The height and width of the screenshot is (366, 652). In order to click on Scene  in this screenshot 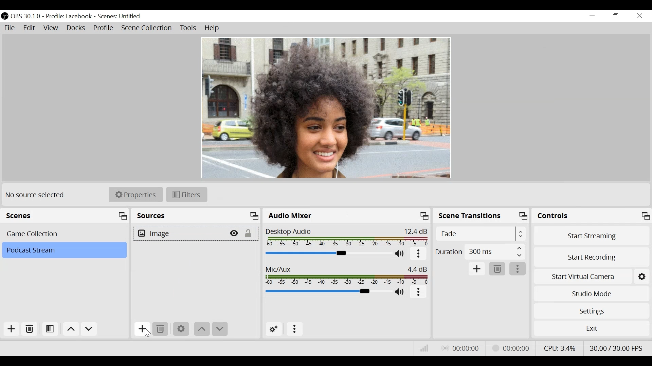, I will do `click(64, 250)`.